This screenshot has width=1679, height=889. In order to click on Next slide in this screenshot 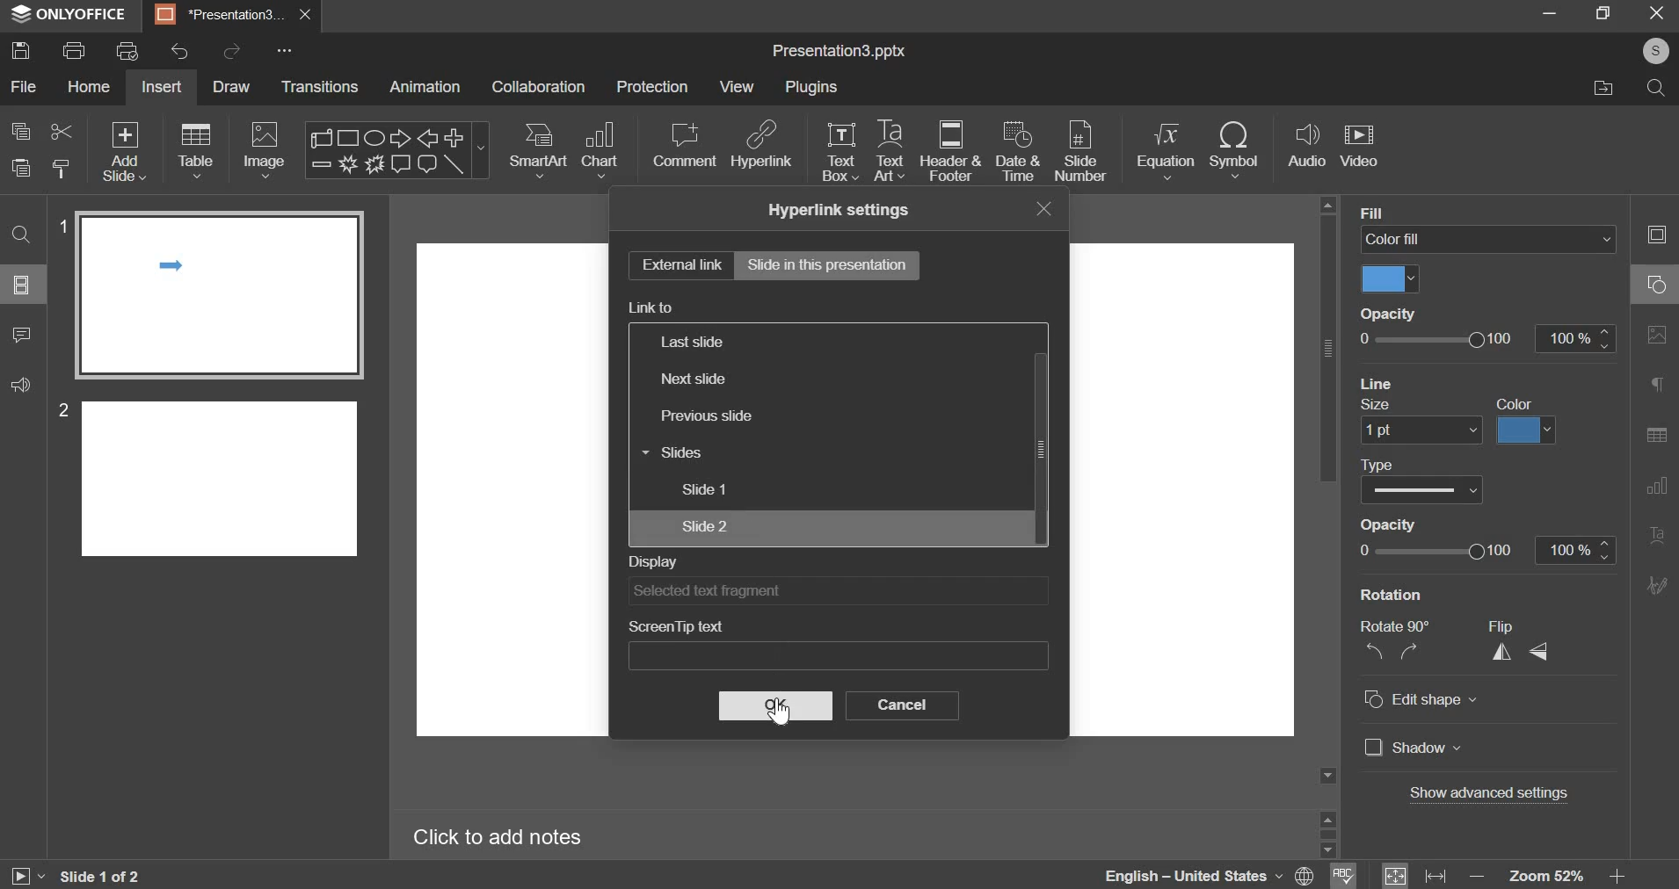, I will do `click(750, 377)`.